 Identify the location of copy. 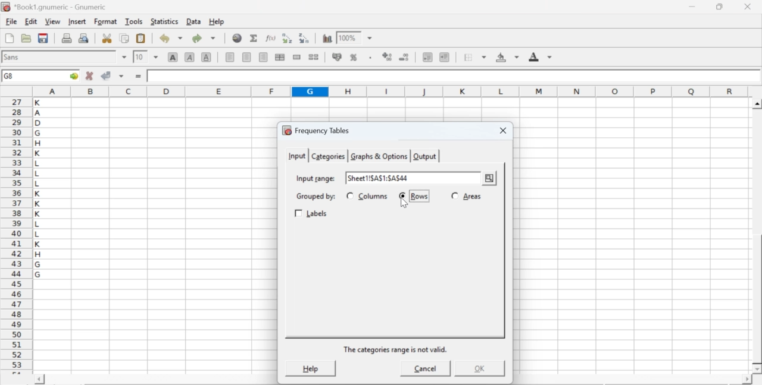
(125, 38).